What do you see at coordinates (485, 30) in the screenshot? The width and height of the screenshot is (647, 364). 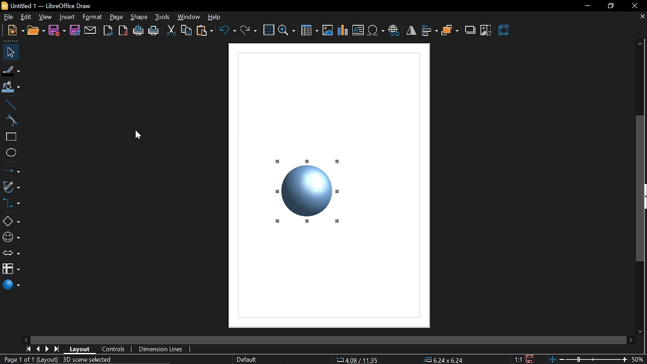 I see `crop` at bounding box center [485, 30].